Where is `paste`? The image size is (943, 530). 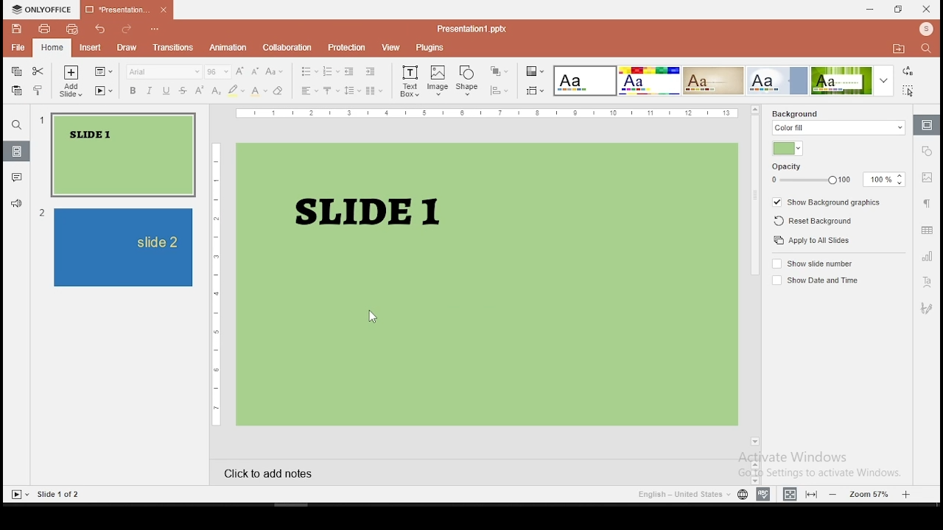
paste is located at coordinates (18, 91).